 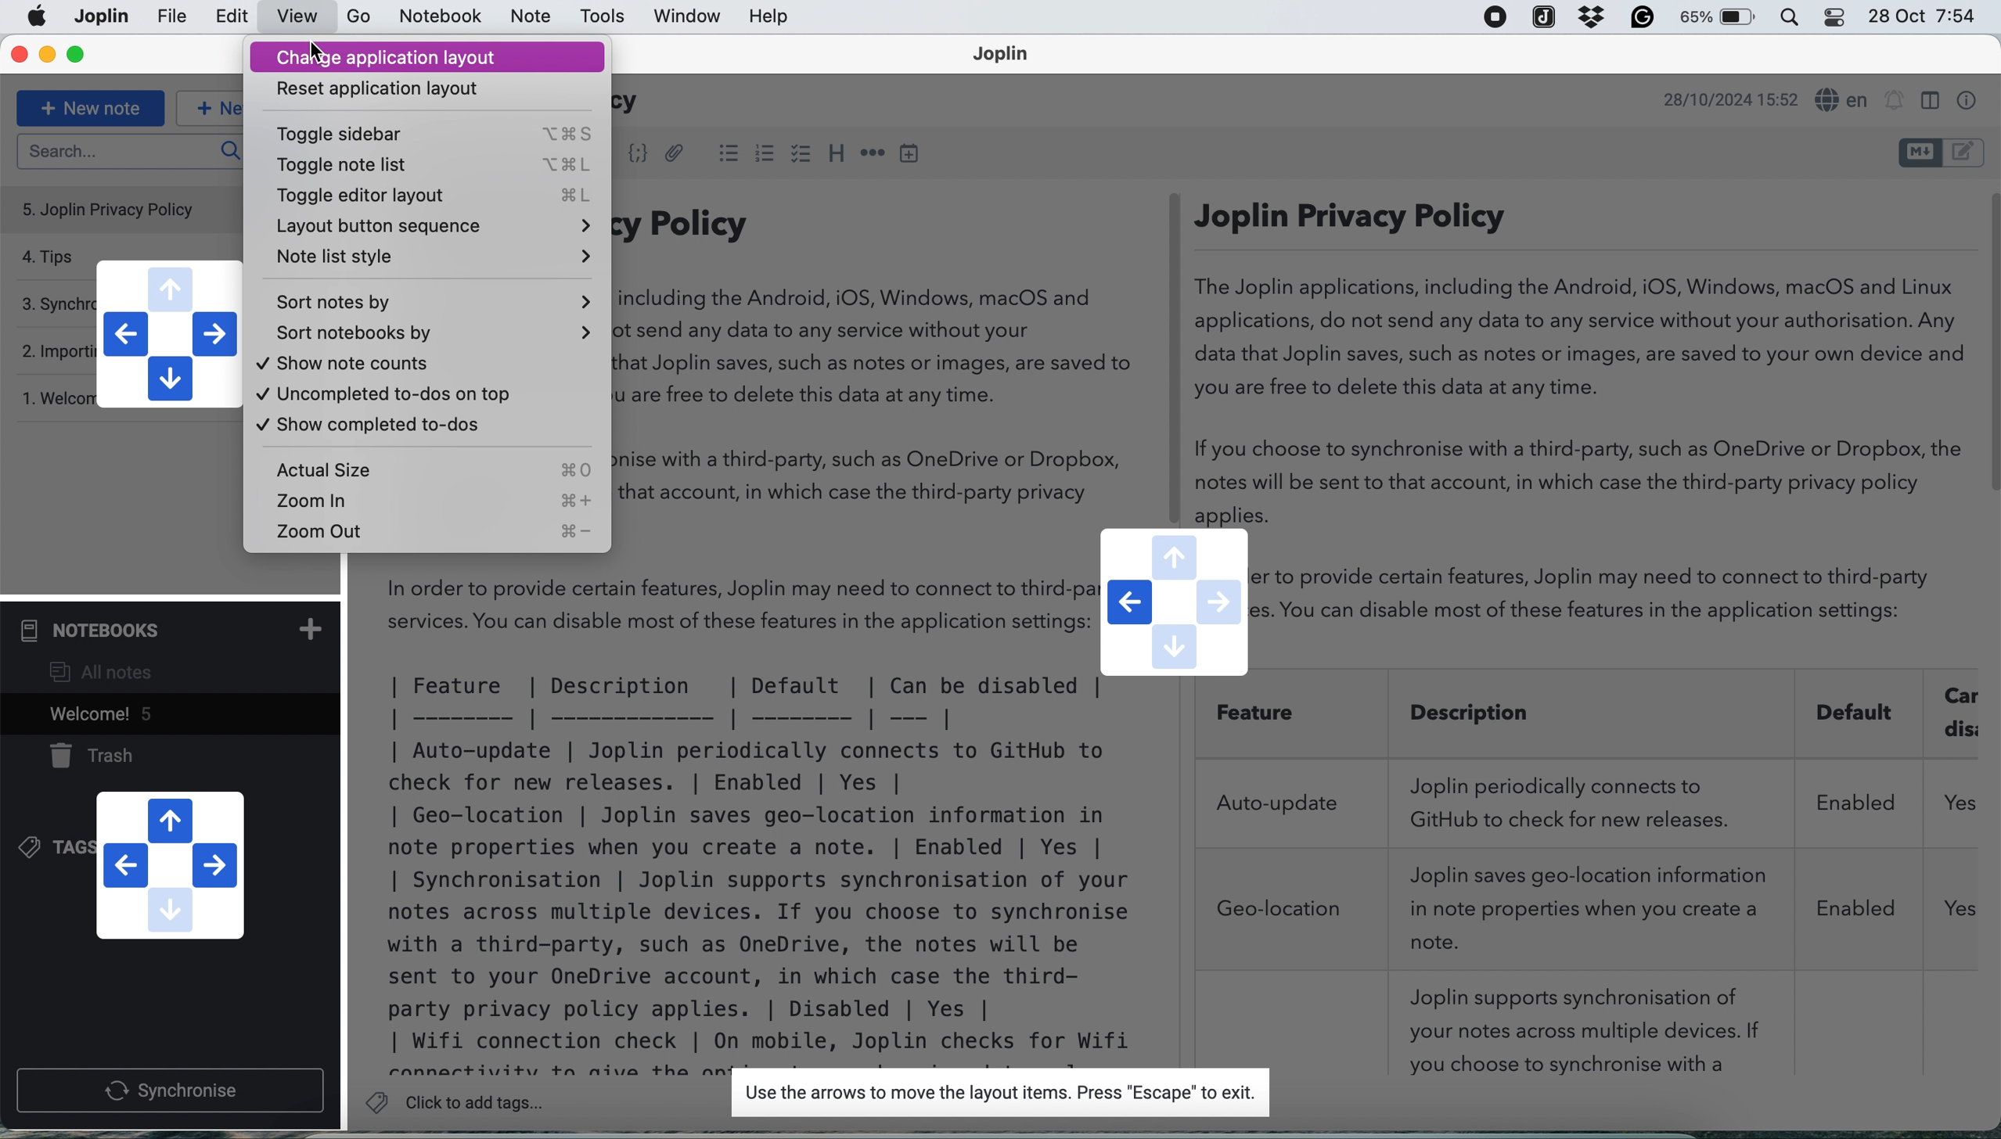 What do you see at coordinates (1720, 20) in the screenshot?
I see `battery` at bounding box center [1720, 20].